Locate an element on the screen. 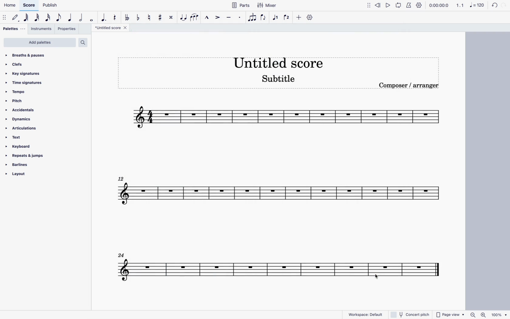 The height and width of the screenshot is (319, 510). score is located at coordinates (284, 267).